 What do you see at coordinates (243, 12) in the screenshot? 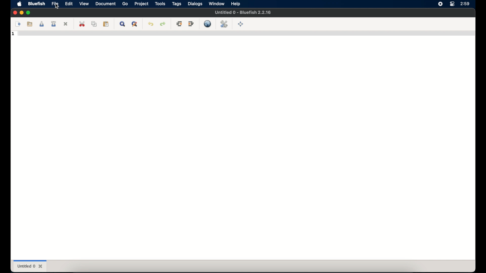
I see `untitled 0 - bluefish 2.2.16` at bounding box center [243, 12].